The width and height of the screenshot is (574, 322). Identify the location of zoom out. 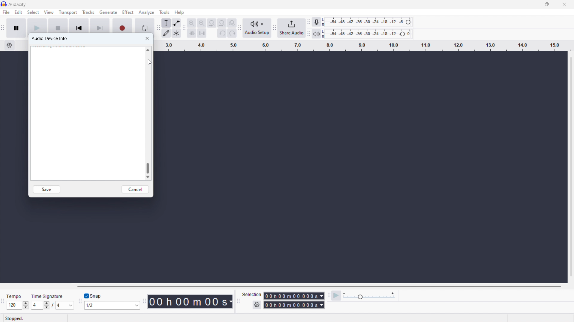
(201, 23).